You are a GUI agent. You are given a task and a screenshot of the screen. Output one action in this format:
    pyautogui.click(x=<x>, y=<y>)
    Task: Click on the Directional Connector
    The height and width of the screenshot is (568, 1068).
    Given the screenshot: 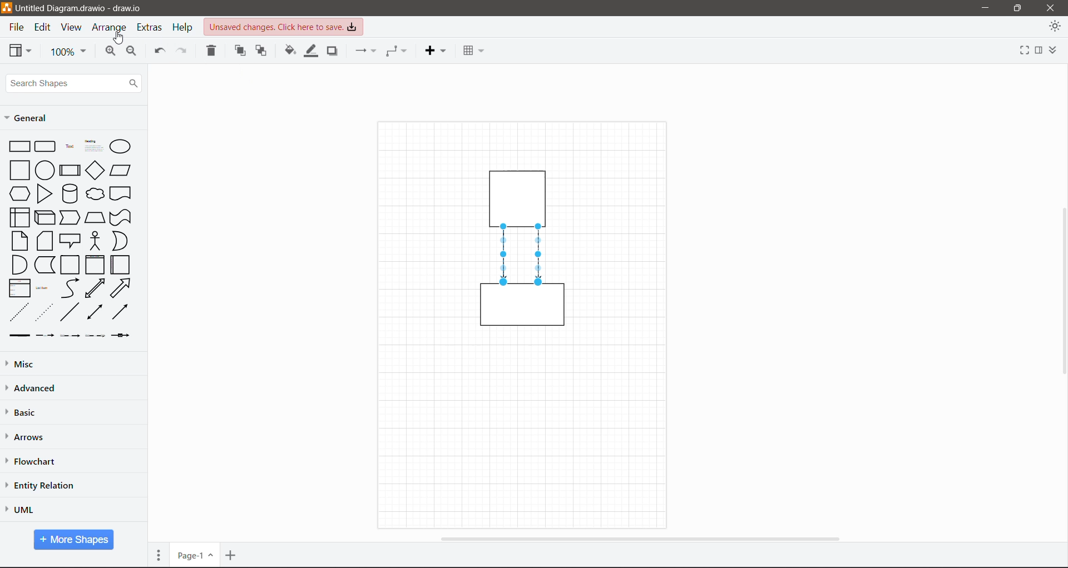 What is the action you would take?
    pyautogui.click(x=540, y=255)
    